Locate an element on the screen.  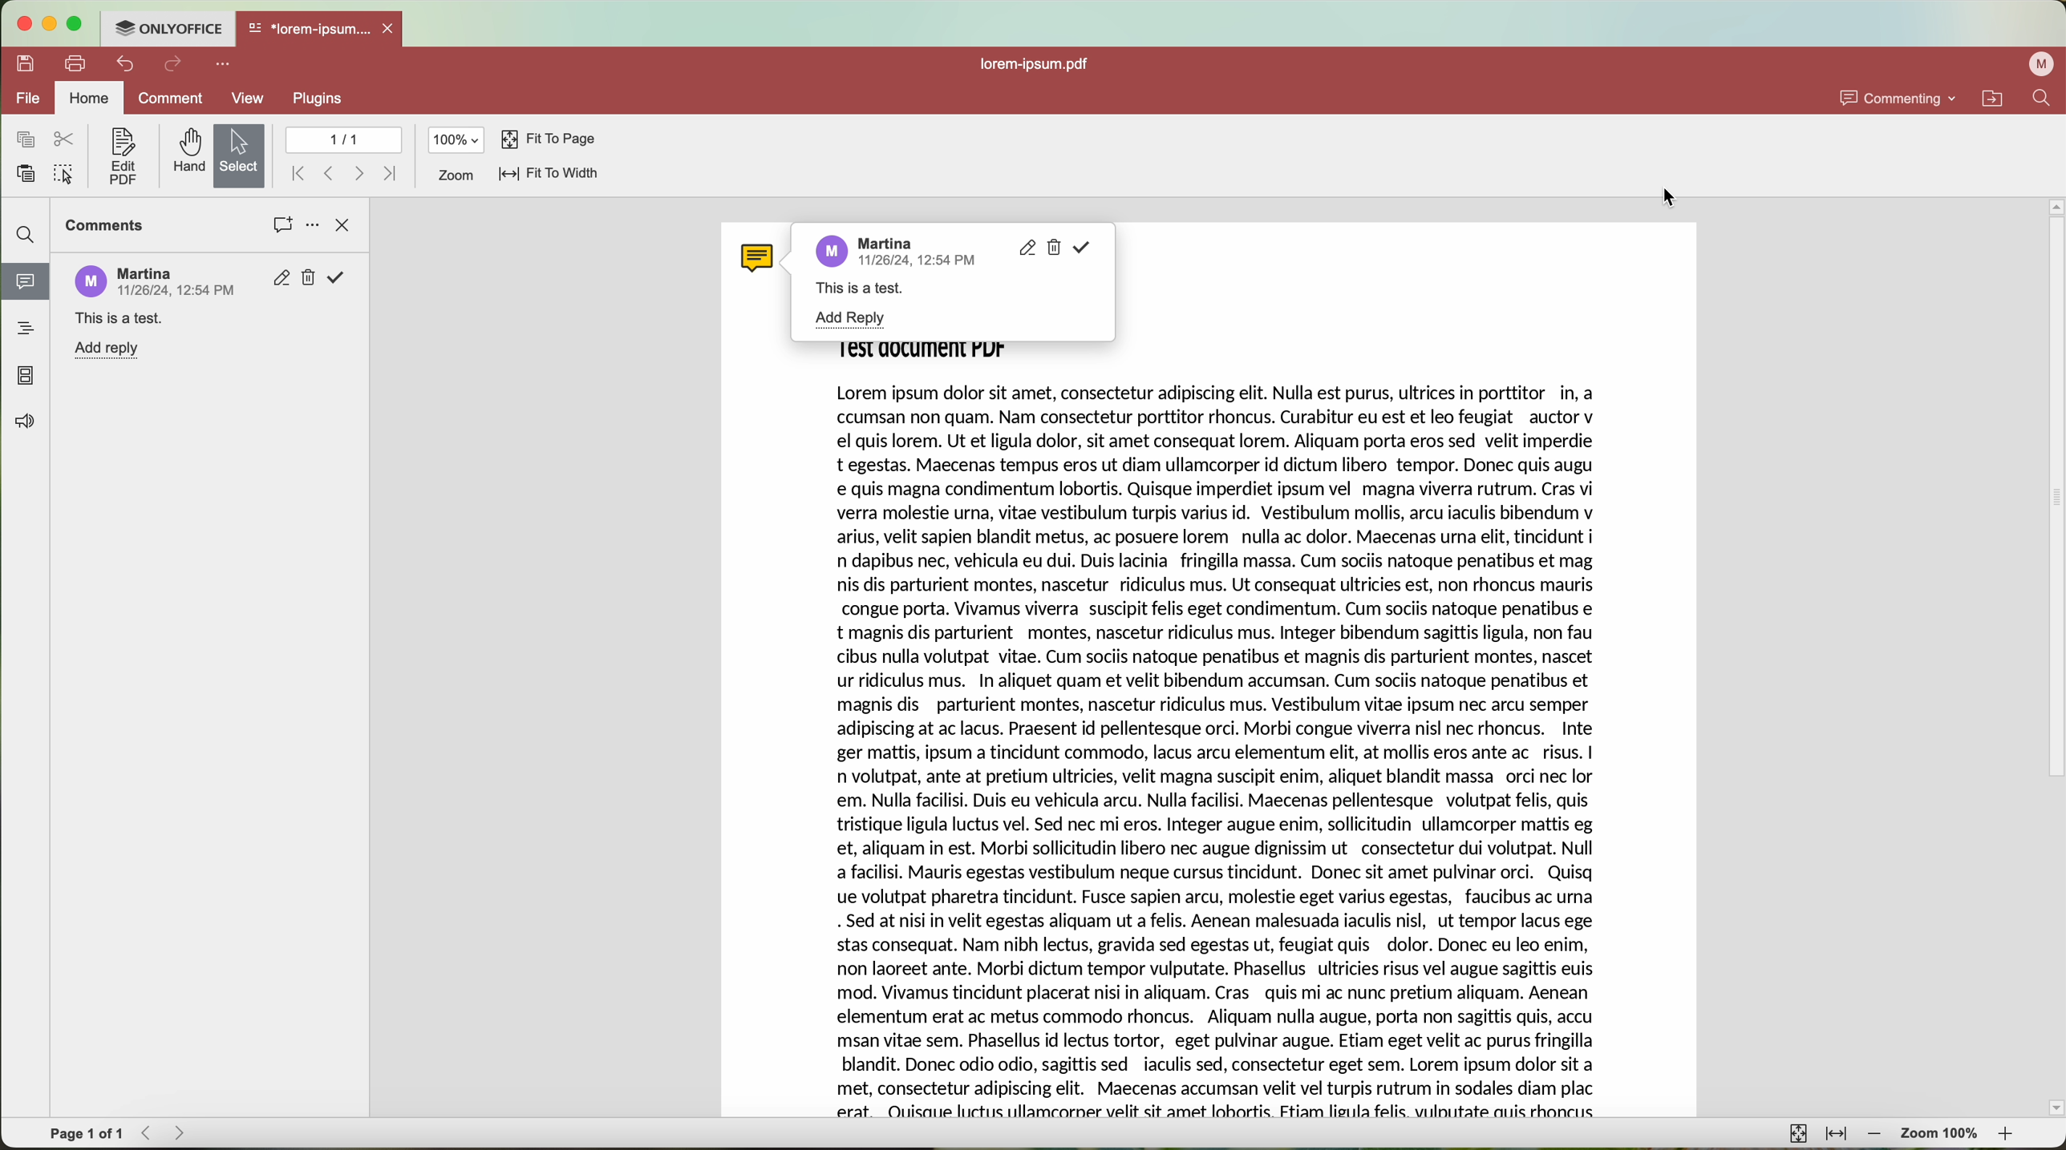
date and hour is located at coordinates (934, 268).